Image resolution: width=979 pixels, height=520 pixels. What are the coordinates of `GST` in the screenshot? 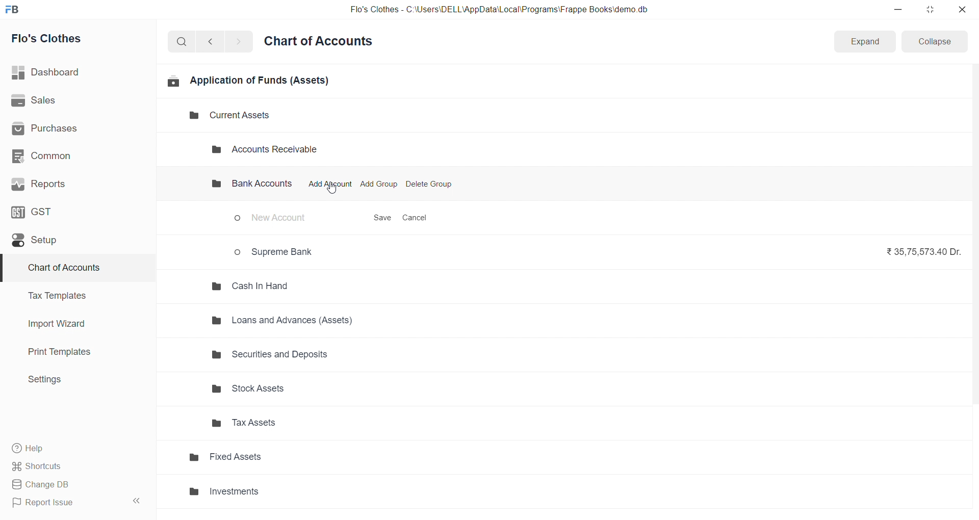 It's located at (71, 211).